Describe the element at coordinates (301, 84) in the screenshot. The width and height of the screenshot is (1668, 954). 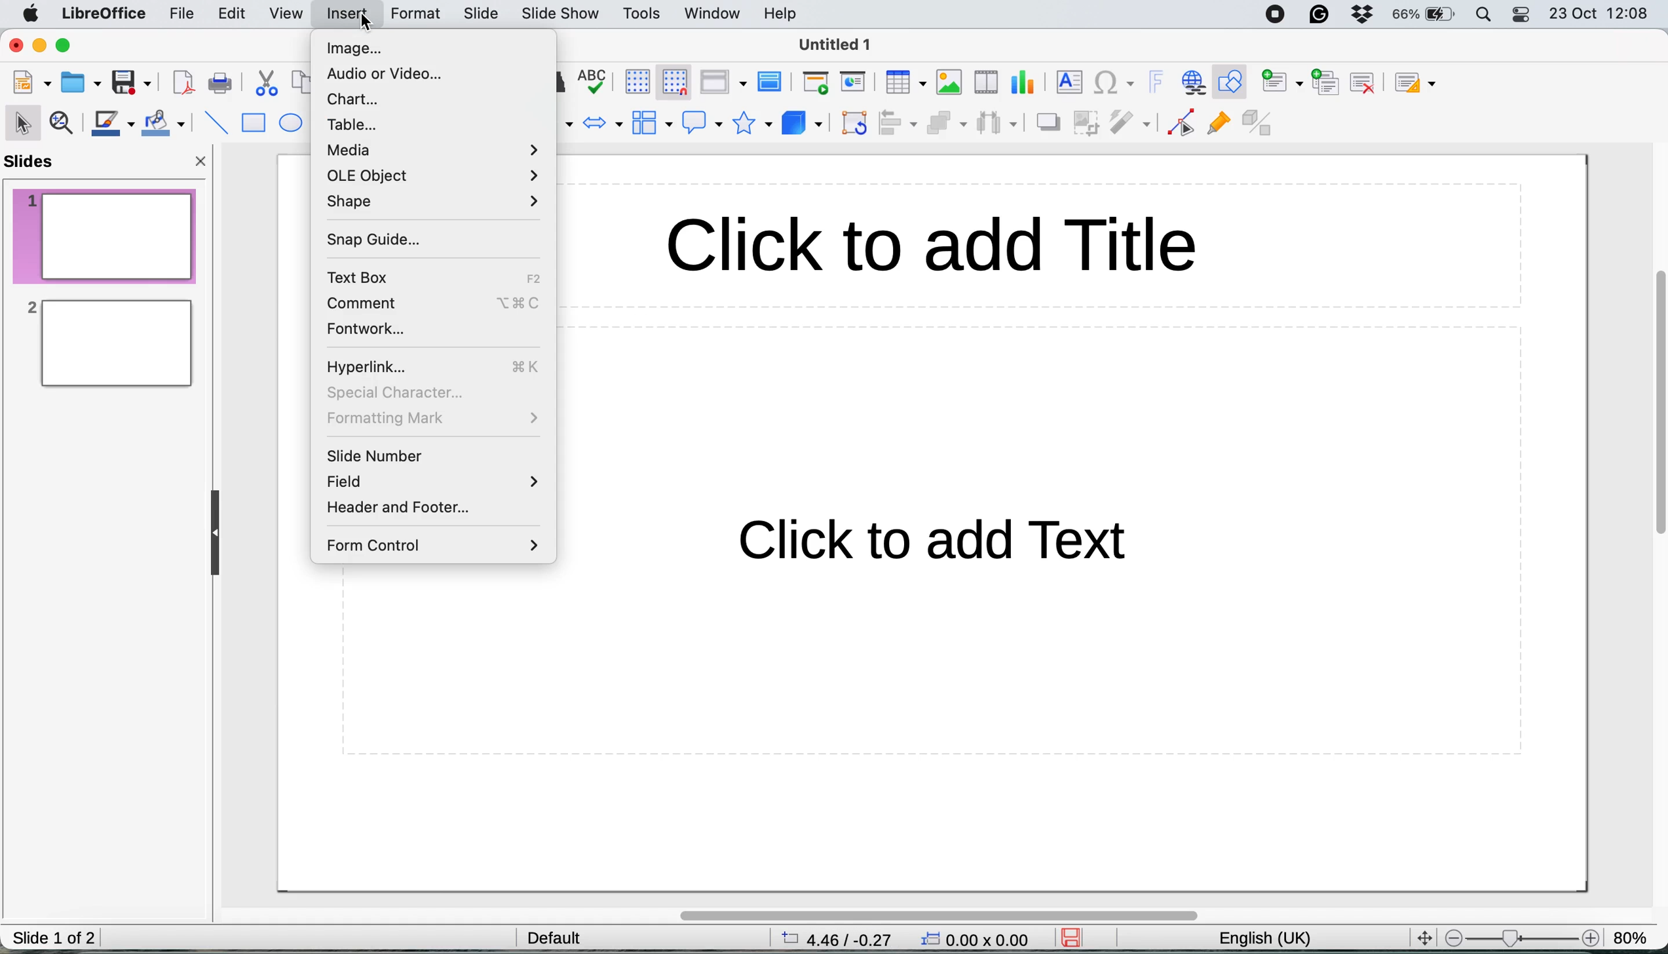
I see `copy` at that location.